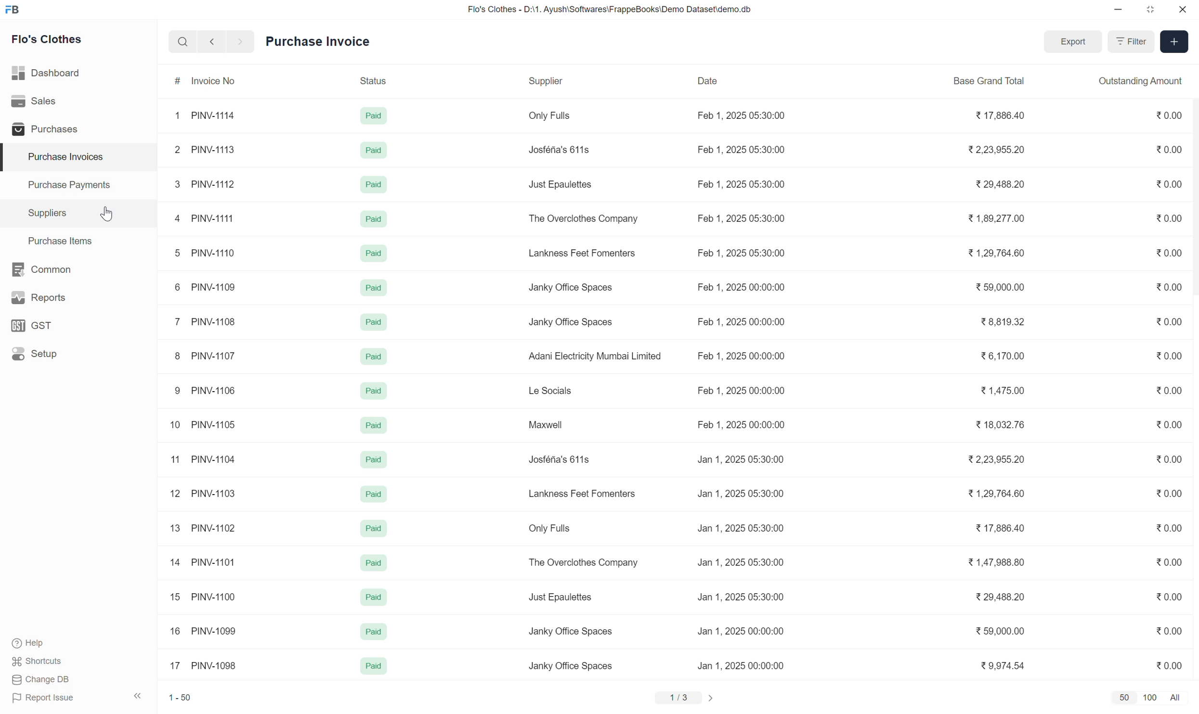 This screenshot has height=714, width=1199. Describe the element at coordinates (205, 184) in the screenshot. I see `3 PINV-1112` at that location.